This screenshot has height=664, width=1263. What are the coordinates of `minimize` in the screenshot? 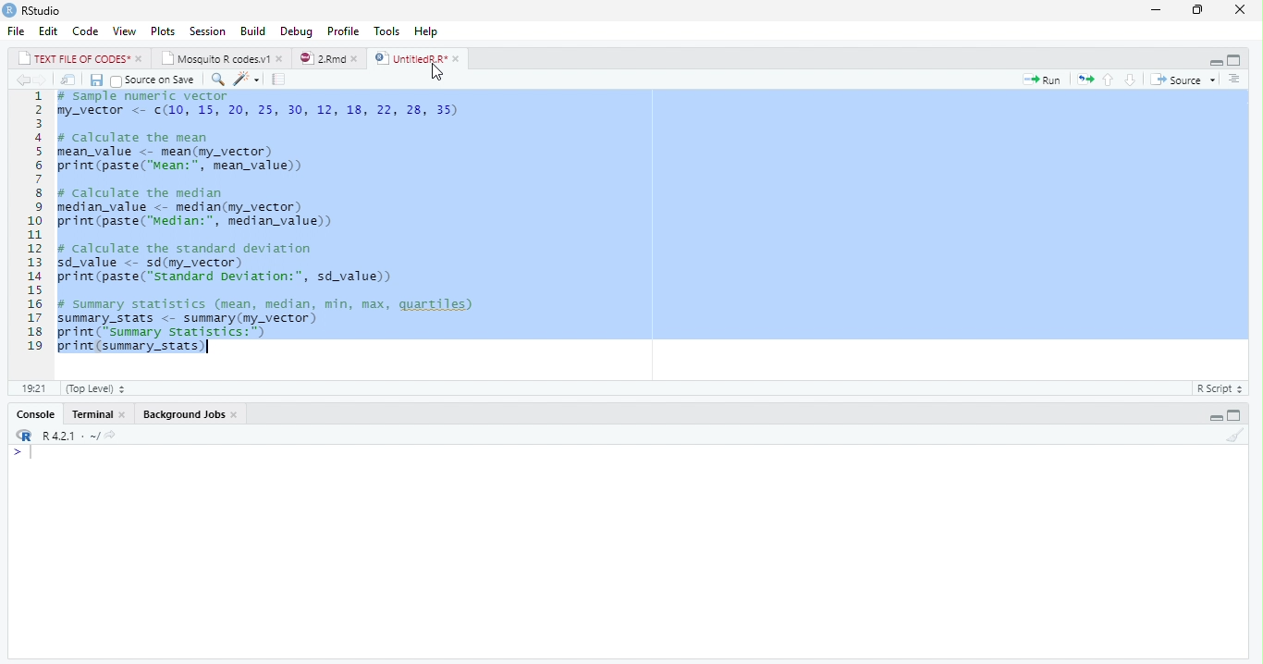 It's located at (1215, 417).